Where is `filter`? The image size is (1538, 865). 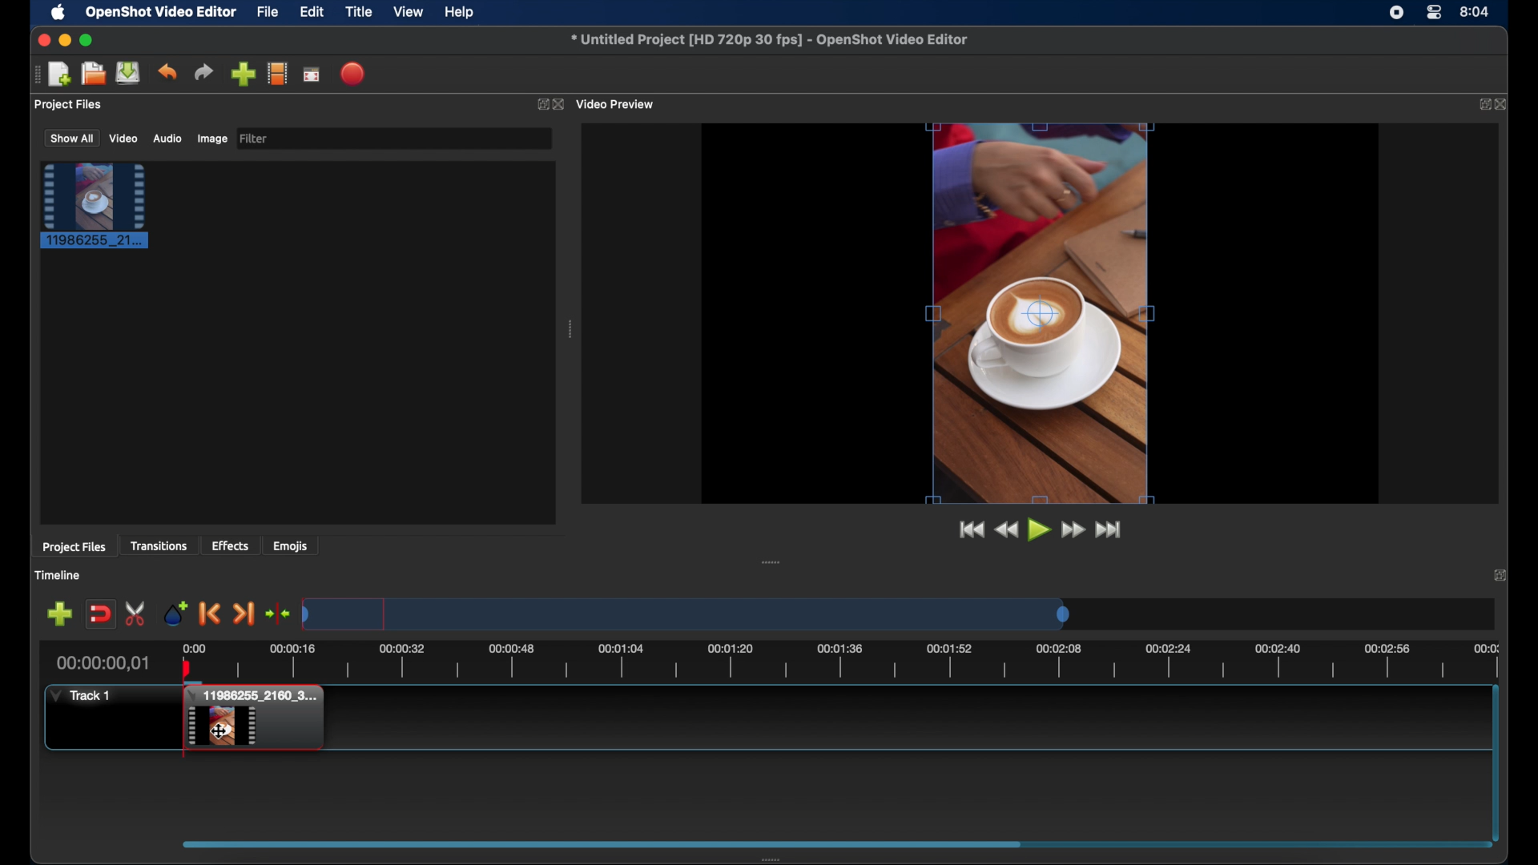
filter is located at coordinates (255, 139).